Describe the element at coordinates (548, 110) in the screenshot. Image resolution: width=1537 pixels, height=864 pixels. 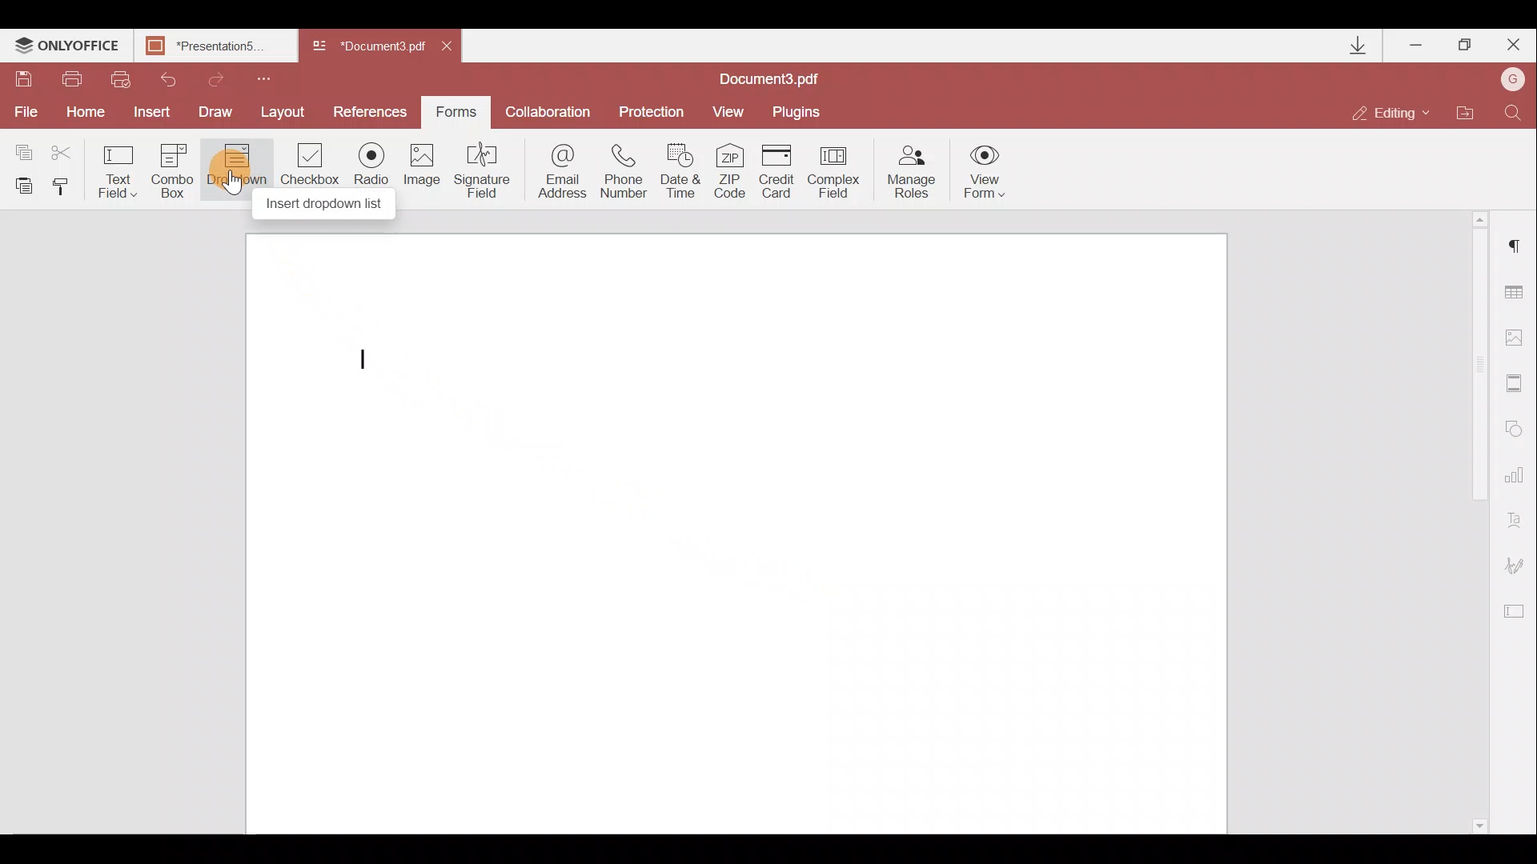
I see `Collaboration` at that location.